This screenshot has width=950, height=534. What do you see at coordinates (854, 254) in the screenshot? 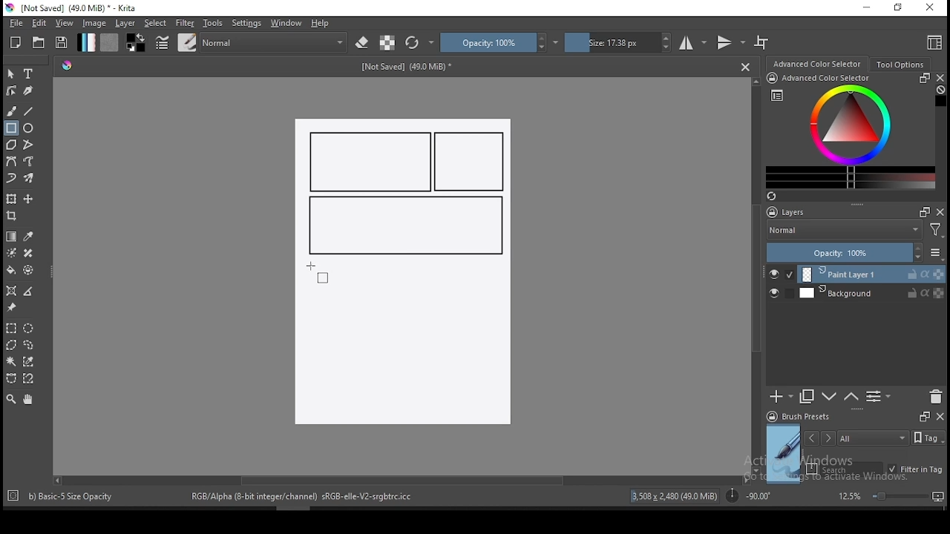
I see `opacity` at bounding box center [854, 254].